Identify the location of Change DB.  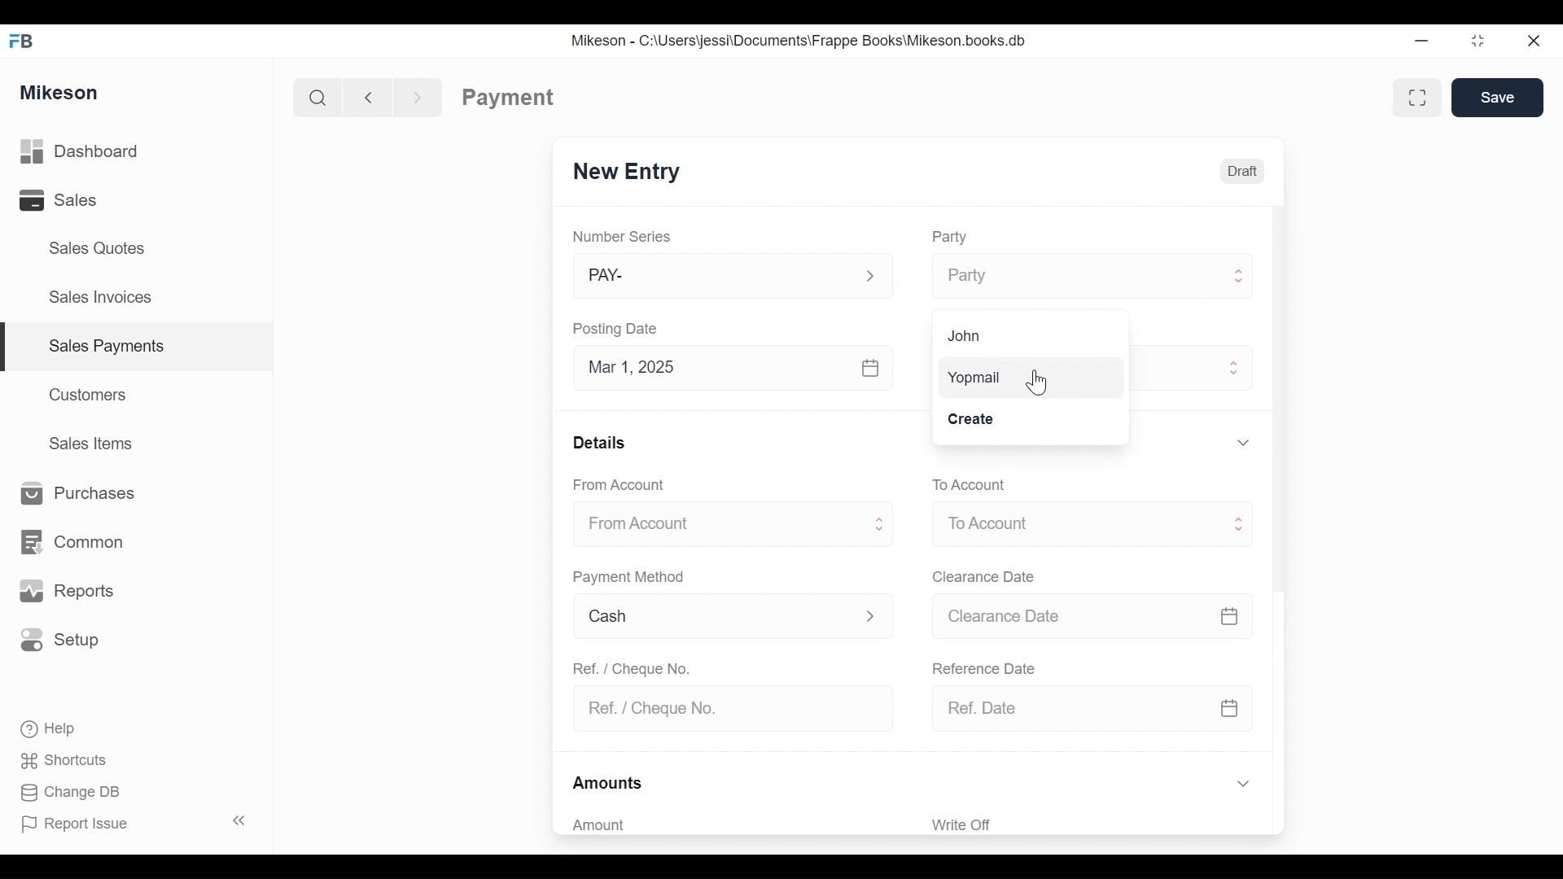
(75, 793).